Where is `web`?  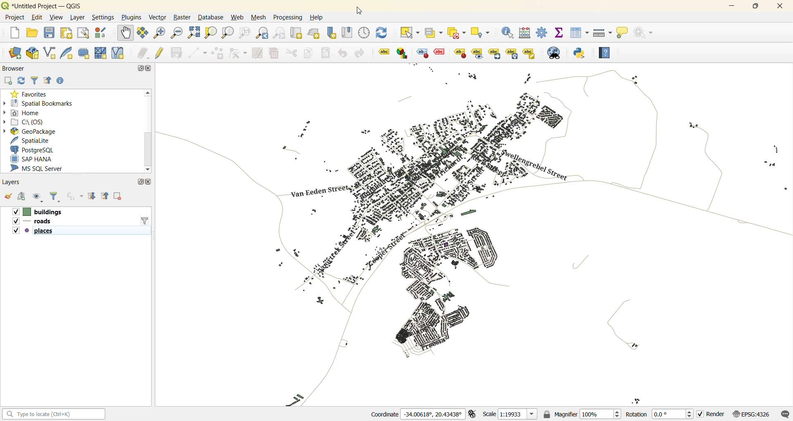
web is located at coordinates (238, 17).